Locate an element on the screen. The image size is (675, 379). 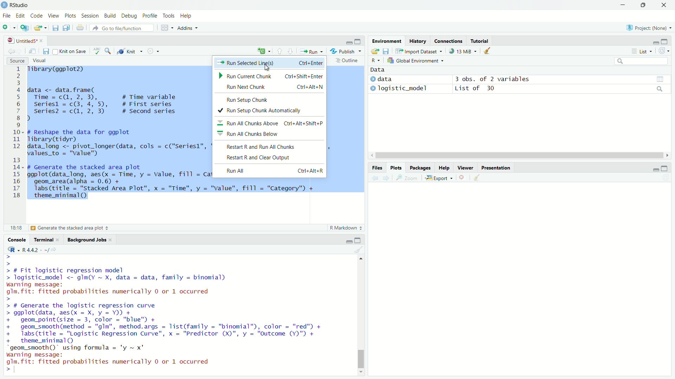
Source is located at coordinates (18, 60).